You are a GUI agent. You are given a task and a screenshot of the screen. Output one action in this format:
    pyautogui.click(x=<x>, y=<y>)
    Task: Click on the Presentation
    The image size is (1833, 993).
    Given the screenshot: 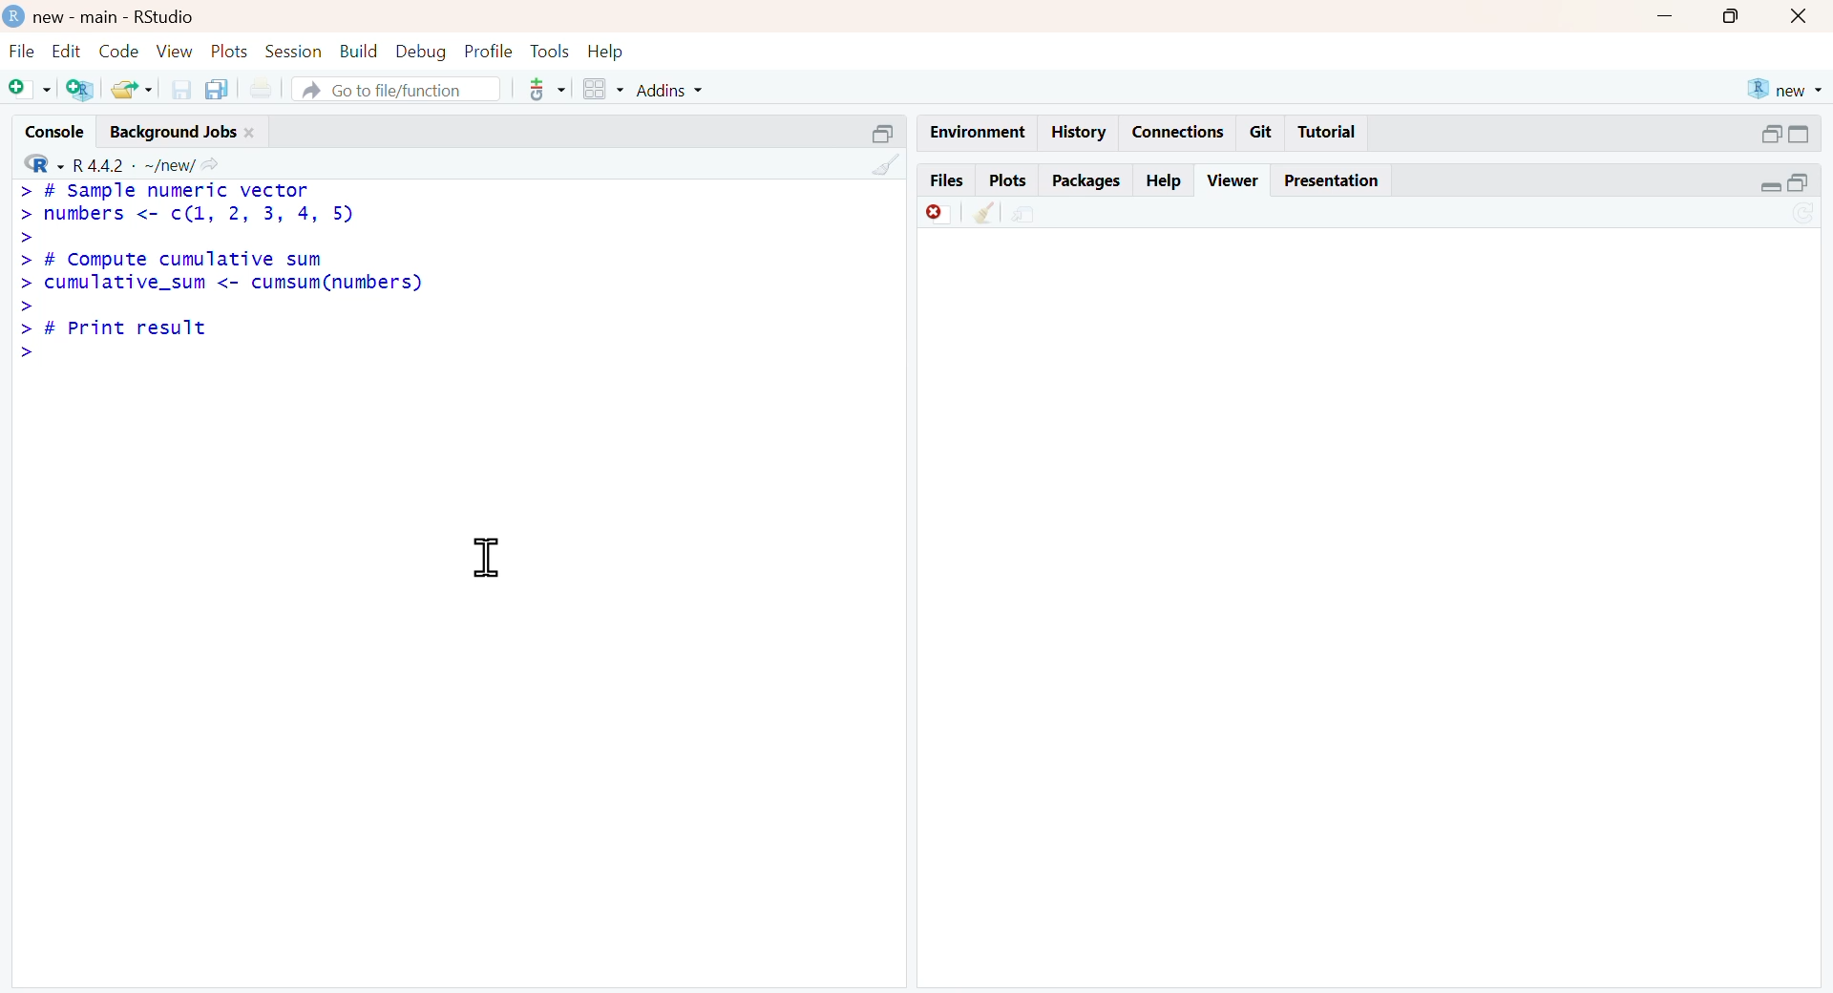 What is the action you would take?
    pyautogui.click(x=1332, y=182)
    